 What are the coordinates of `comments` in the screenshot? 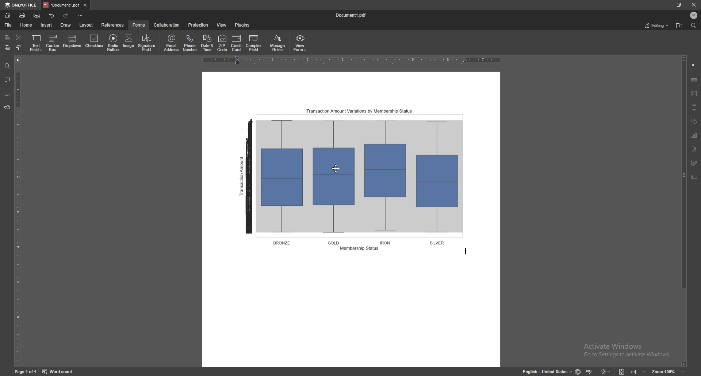 It's located at (7, 79).